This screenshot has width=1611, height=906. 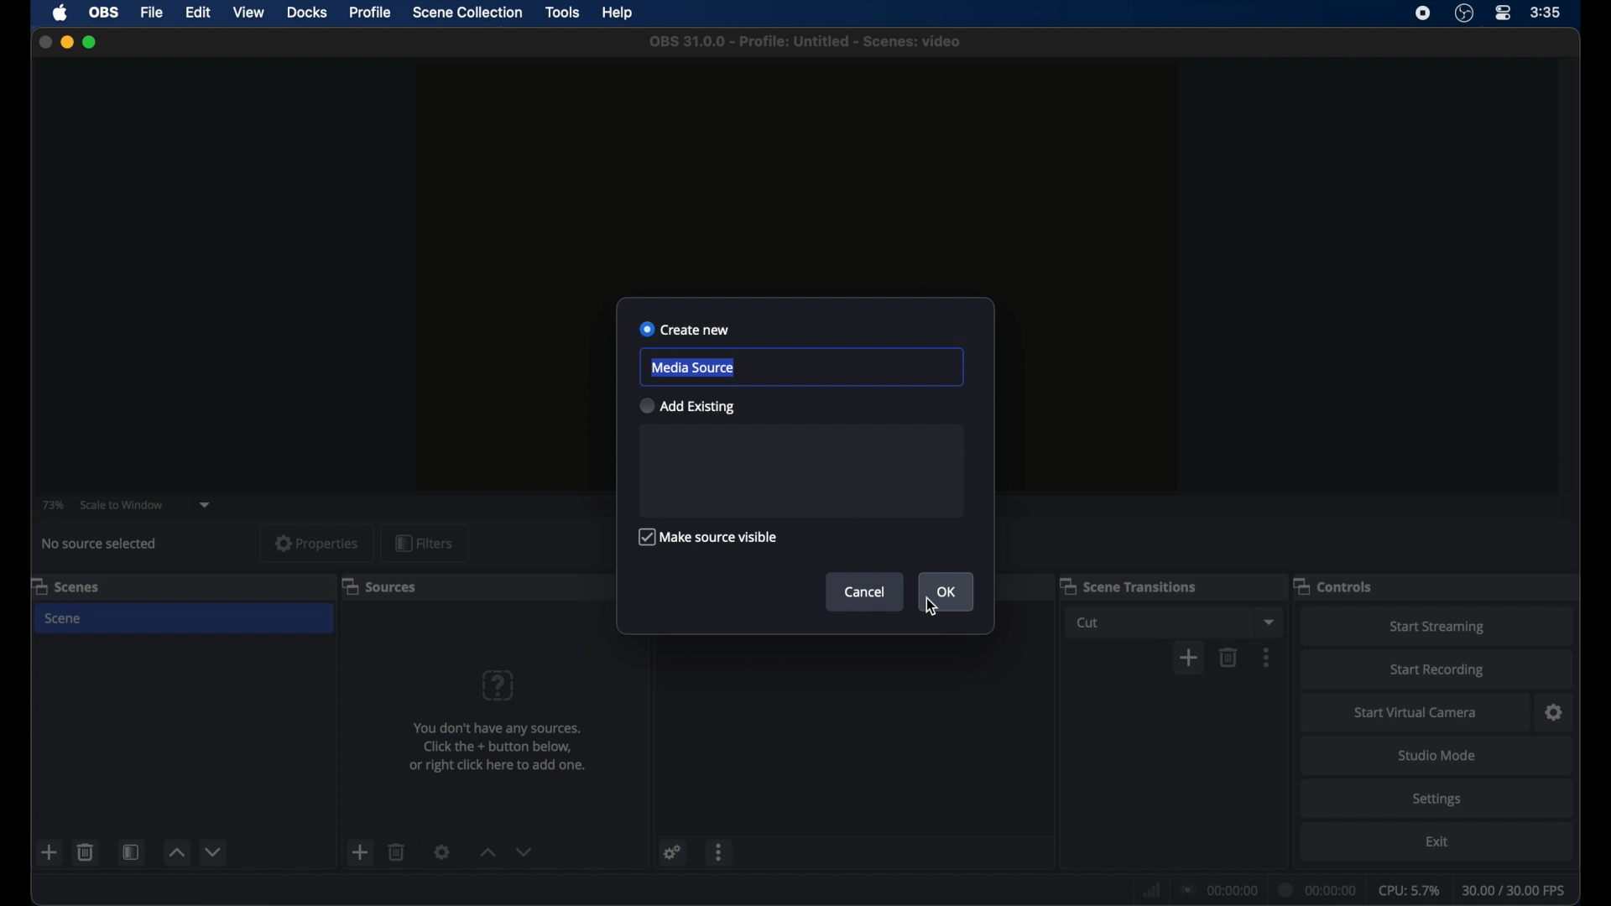 What do you see at coordinates (1270, 621) in the screenshot?
I see `dropdown` at bounding box center [1270, 621].